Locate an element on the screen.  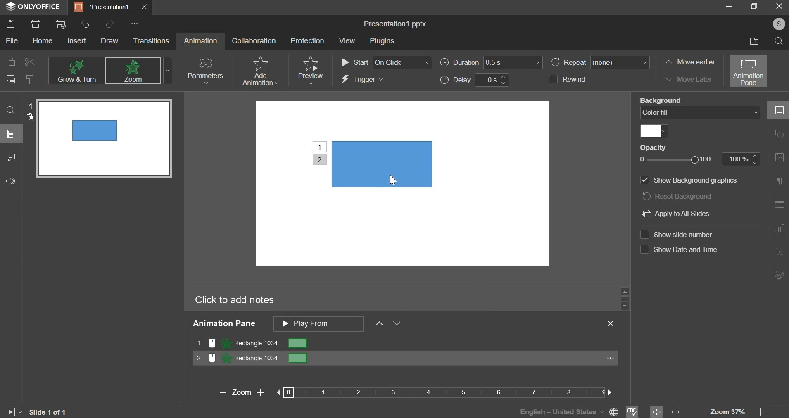
opacity is located at coordinates (676, 159).